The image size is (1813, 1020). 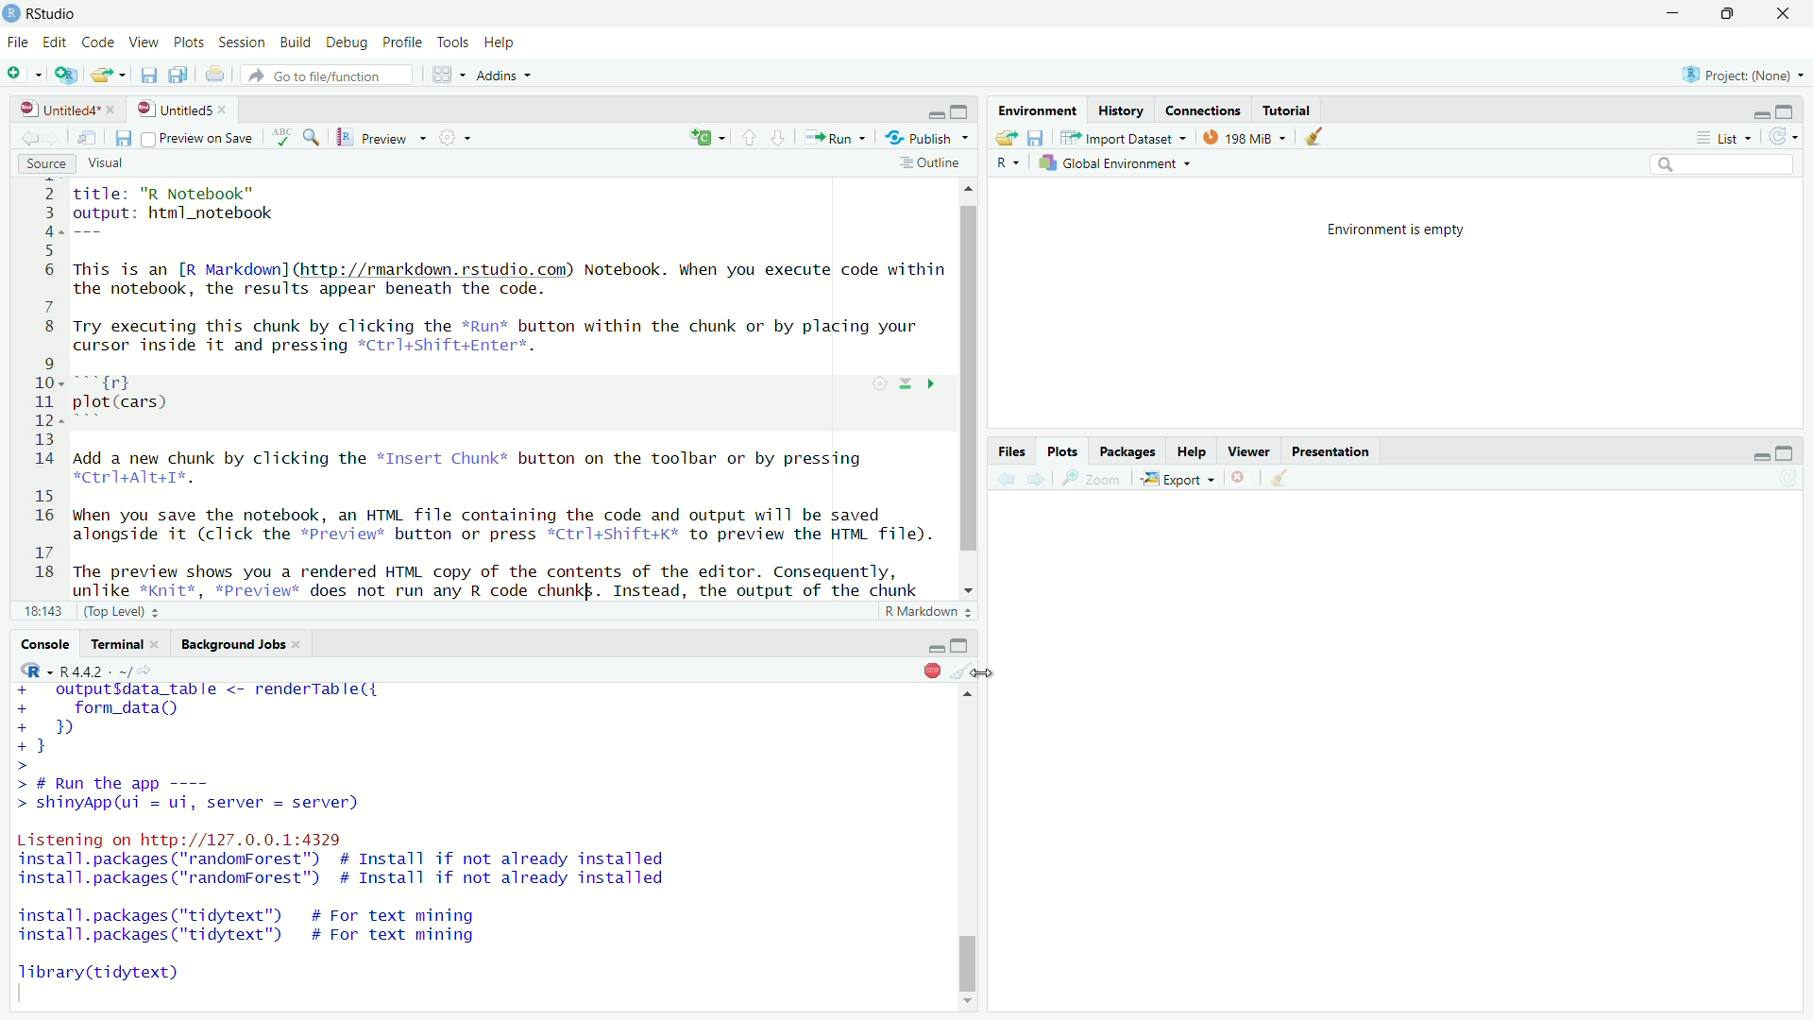 I want to click on Files, so click(x=1008, y=451).